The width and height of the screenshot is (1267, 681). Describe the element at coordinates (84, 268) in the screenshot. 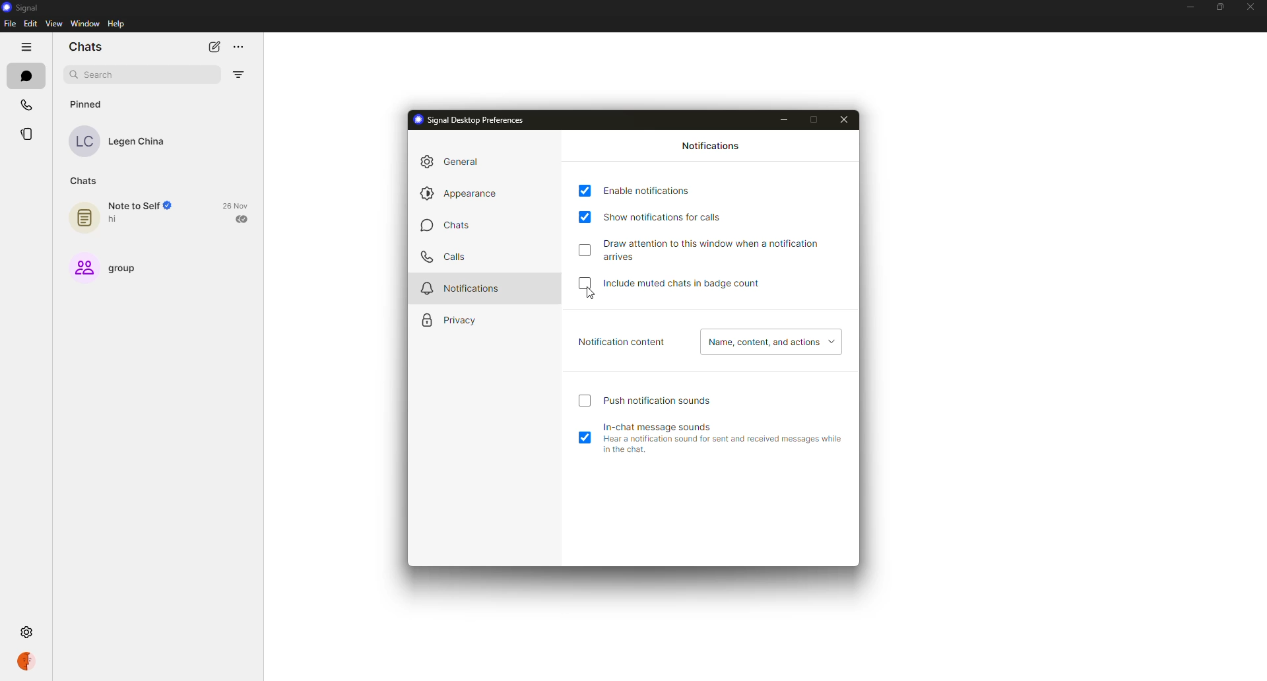

I see `Group Icon` at that location.